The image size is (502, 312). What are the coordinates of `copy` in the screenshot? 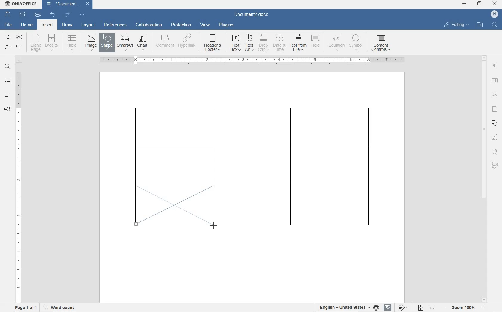 It's located at (8, 38).